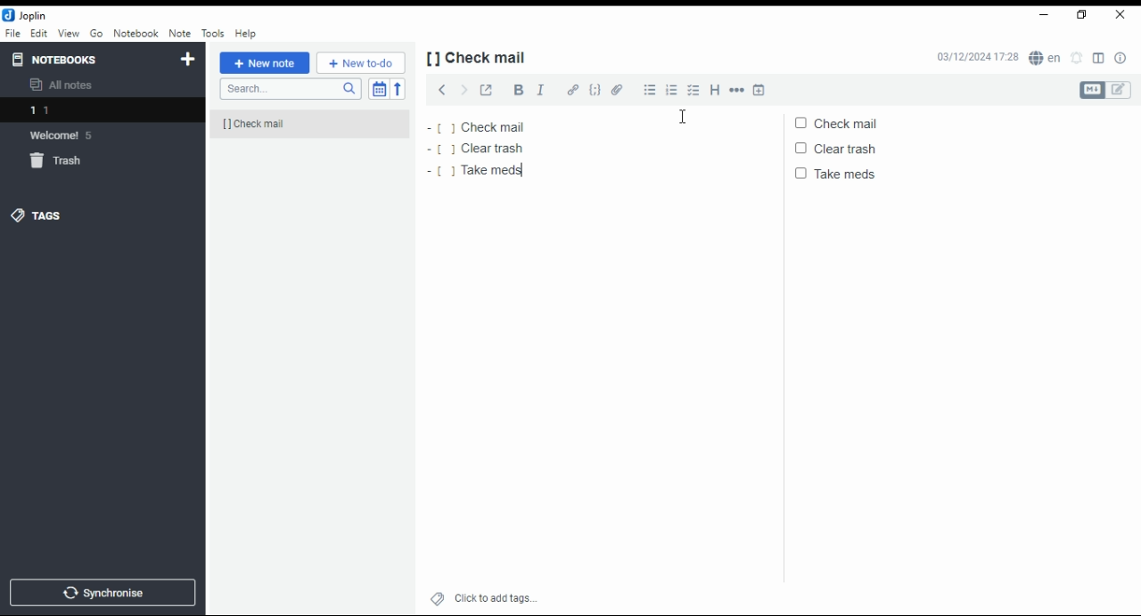 The height and width of the screenshot is (616, 1141). Describe the element at coordinates (737, 90) in the screenshot. I see `horizontal rule` at that location.